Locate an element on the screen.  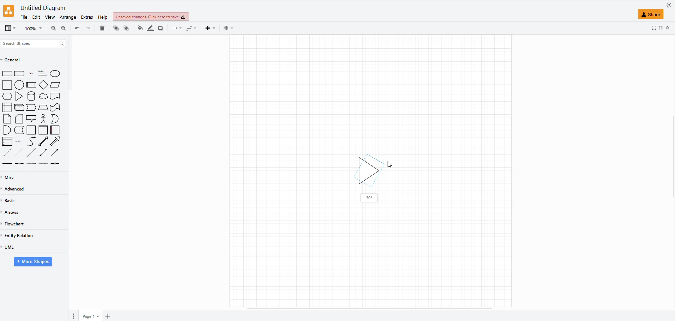
Moon is located at coordinates (55, 119).